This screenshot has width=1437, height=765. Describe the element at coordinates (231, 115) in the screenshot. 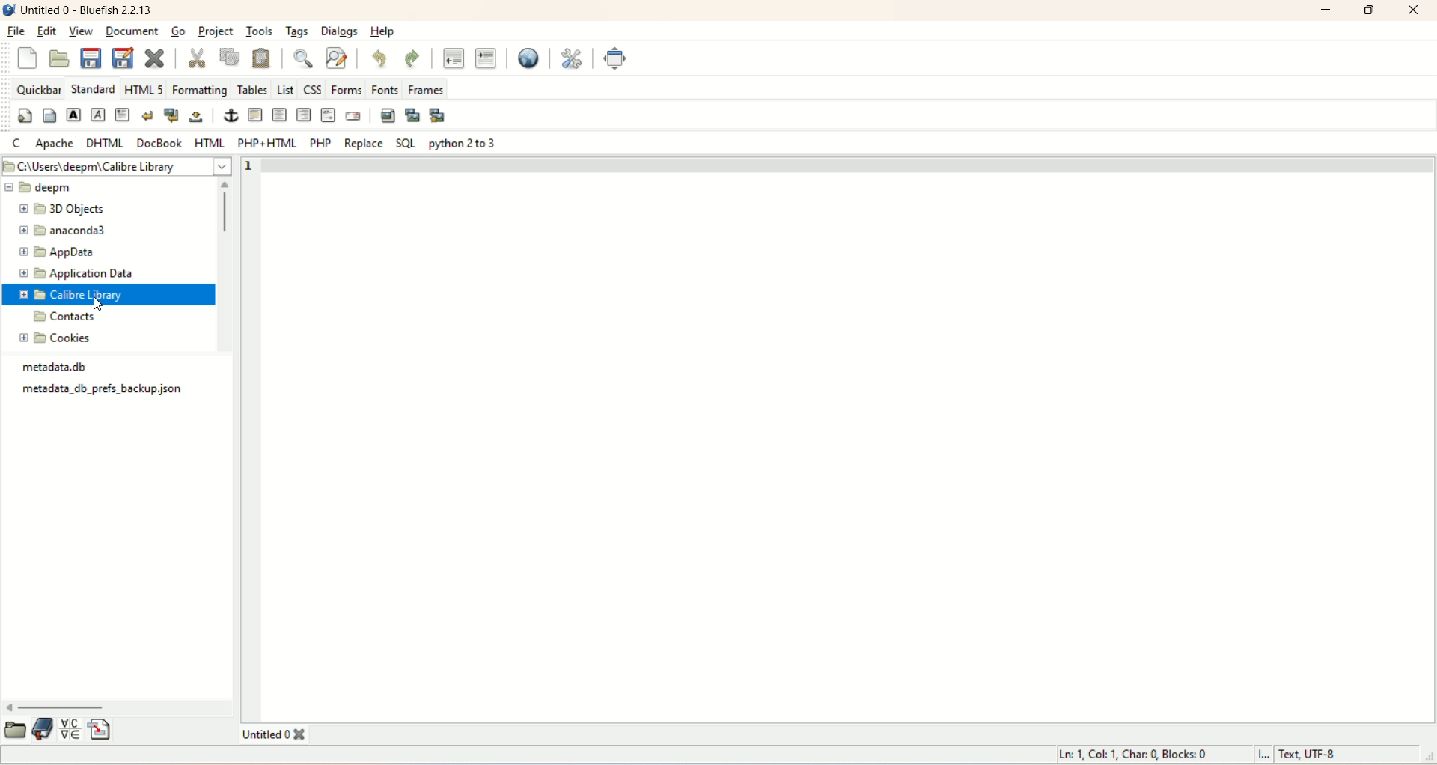

I see `anchor/hyperlink` at that location.